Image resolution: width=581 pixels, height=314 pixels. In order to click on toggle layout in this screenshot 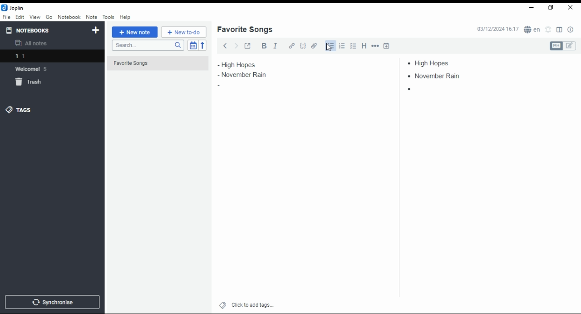, I will do `click(560, 30)`.